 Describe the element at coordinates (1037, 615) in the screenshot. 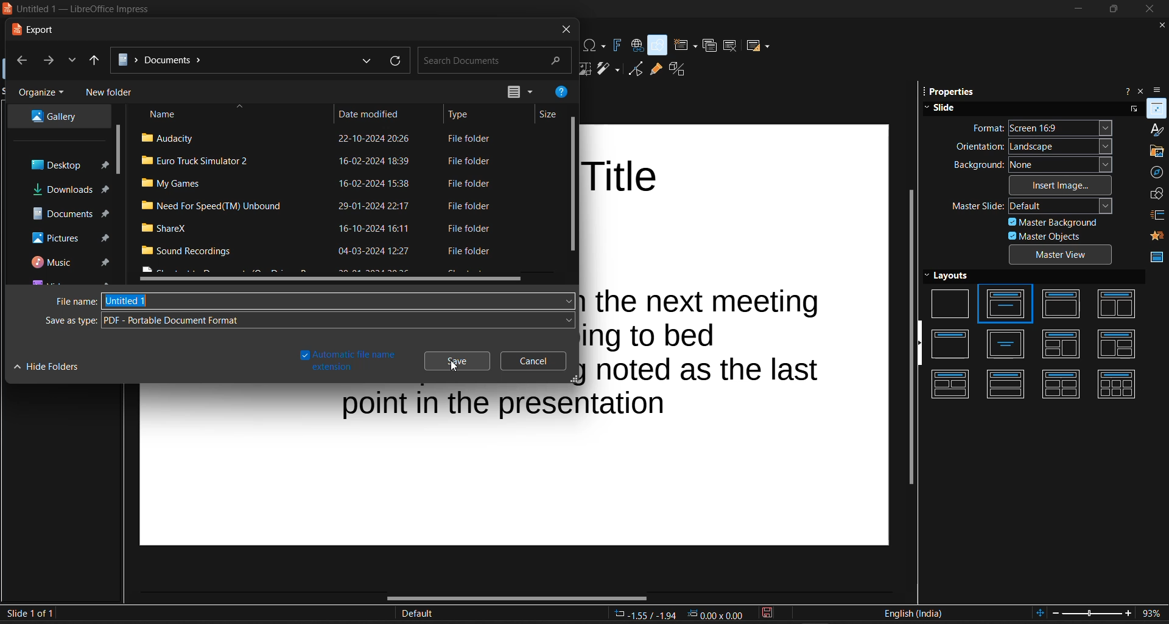

I see `fit slide to current window` at that location.